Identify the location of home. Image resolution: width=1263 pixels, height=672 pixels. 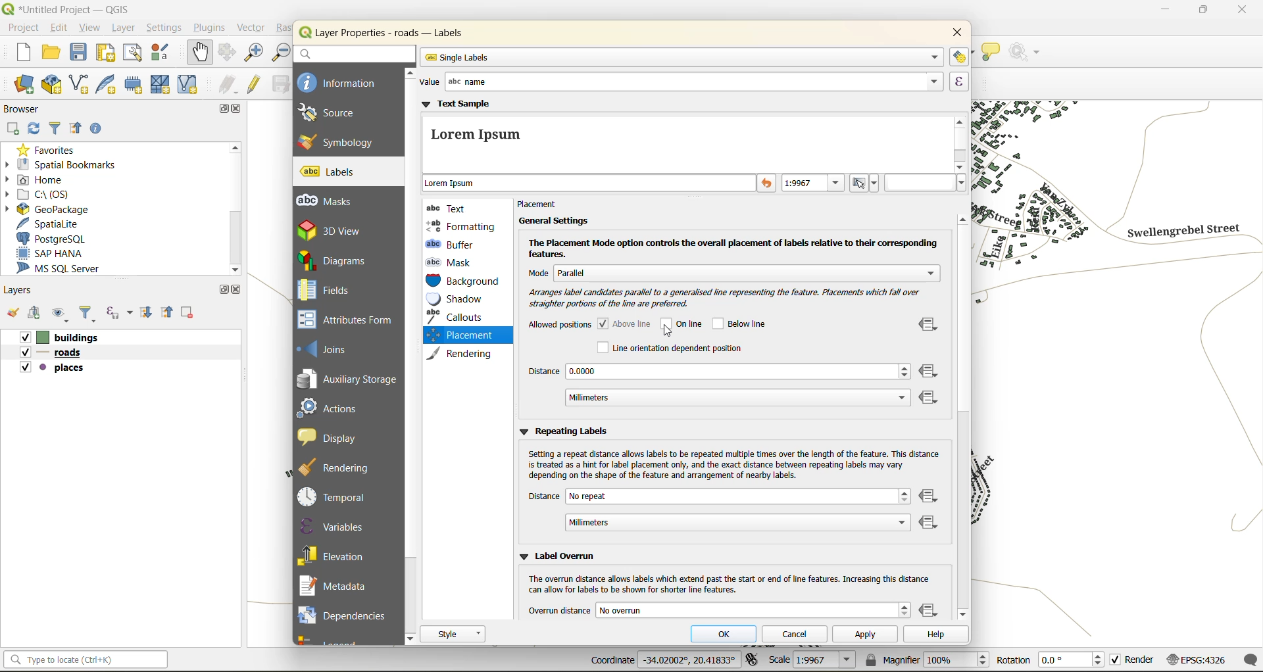
(42, 180).